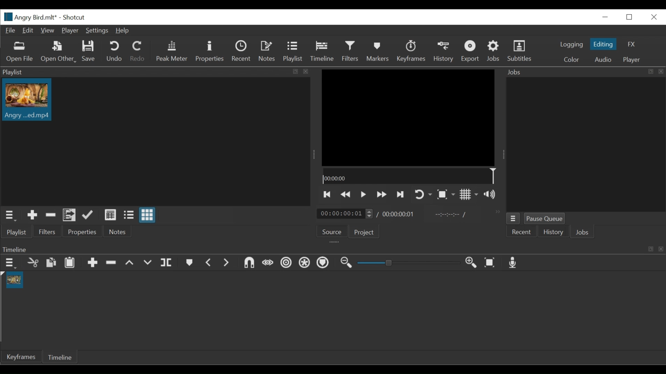  What do you see at coordinates (382, 194) in the screenshot?
I see `Play forward quickly` at bounding box center [382, 194].